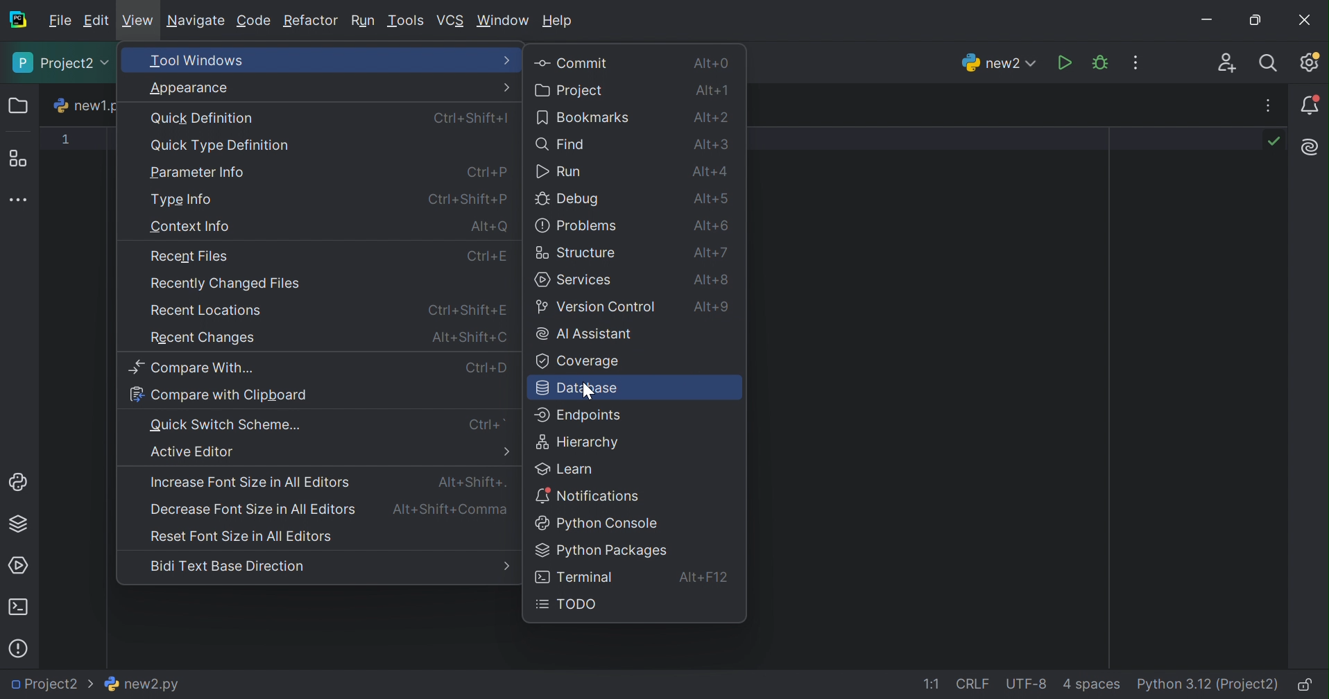  What do you see at coordinates (18, 608) in the screenshot?
I see `Terminal` at bounding box center [18, 608].